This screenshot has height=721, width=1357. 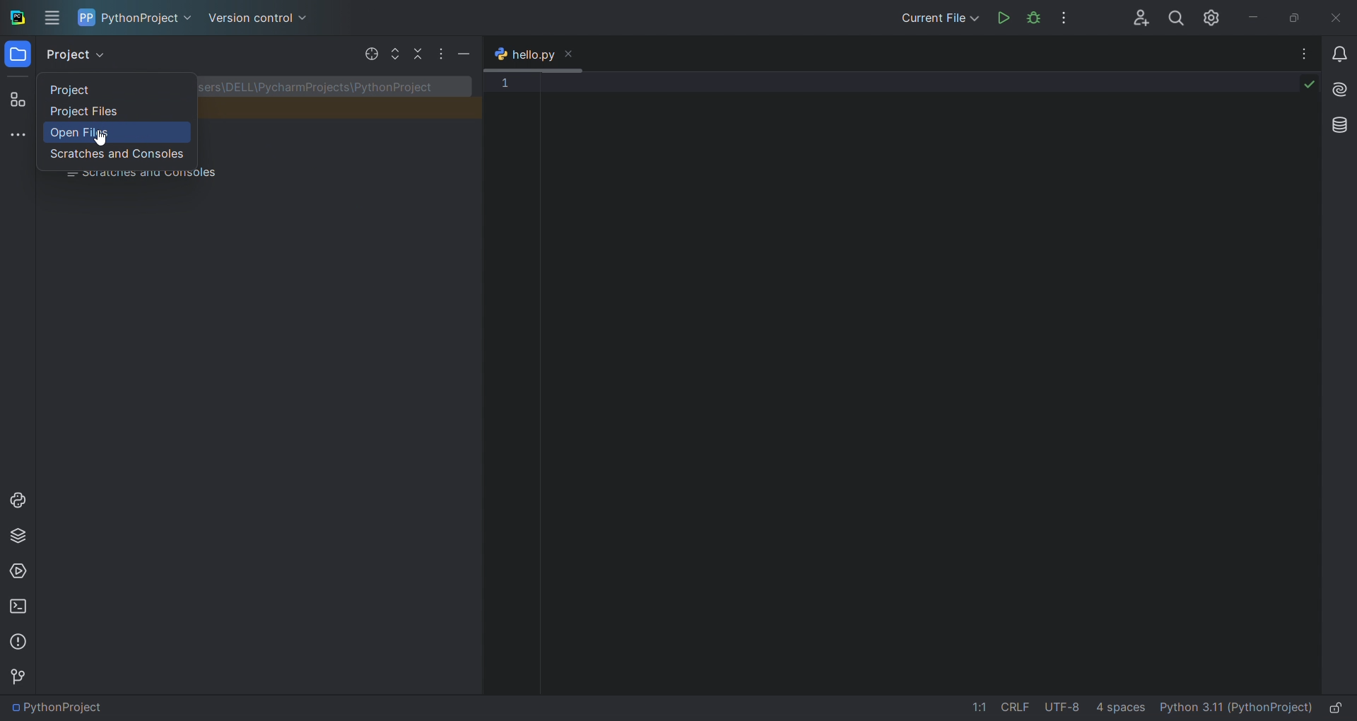 What do you see at coordinates (1337, 124) in the screenshot?
I see `database` at bounding box center [1337, 124].